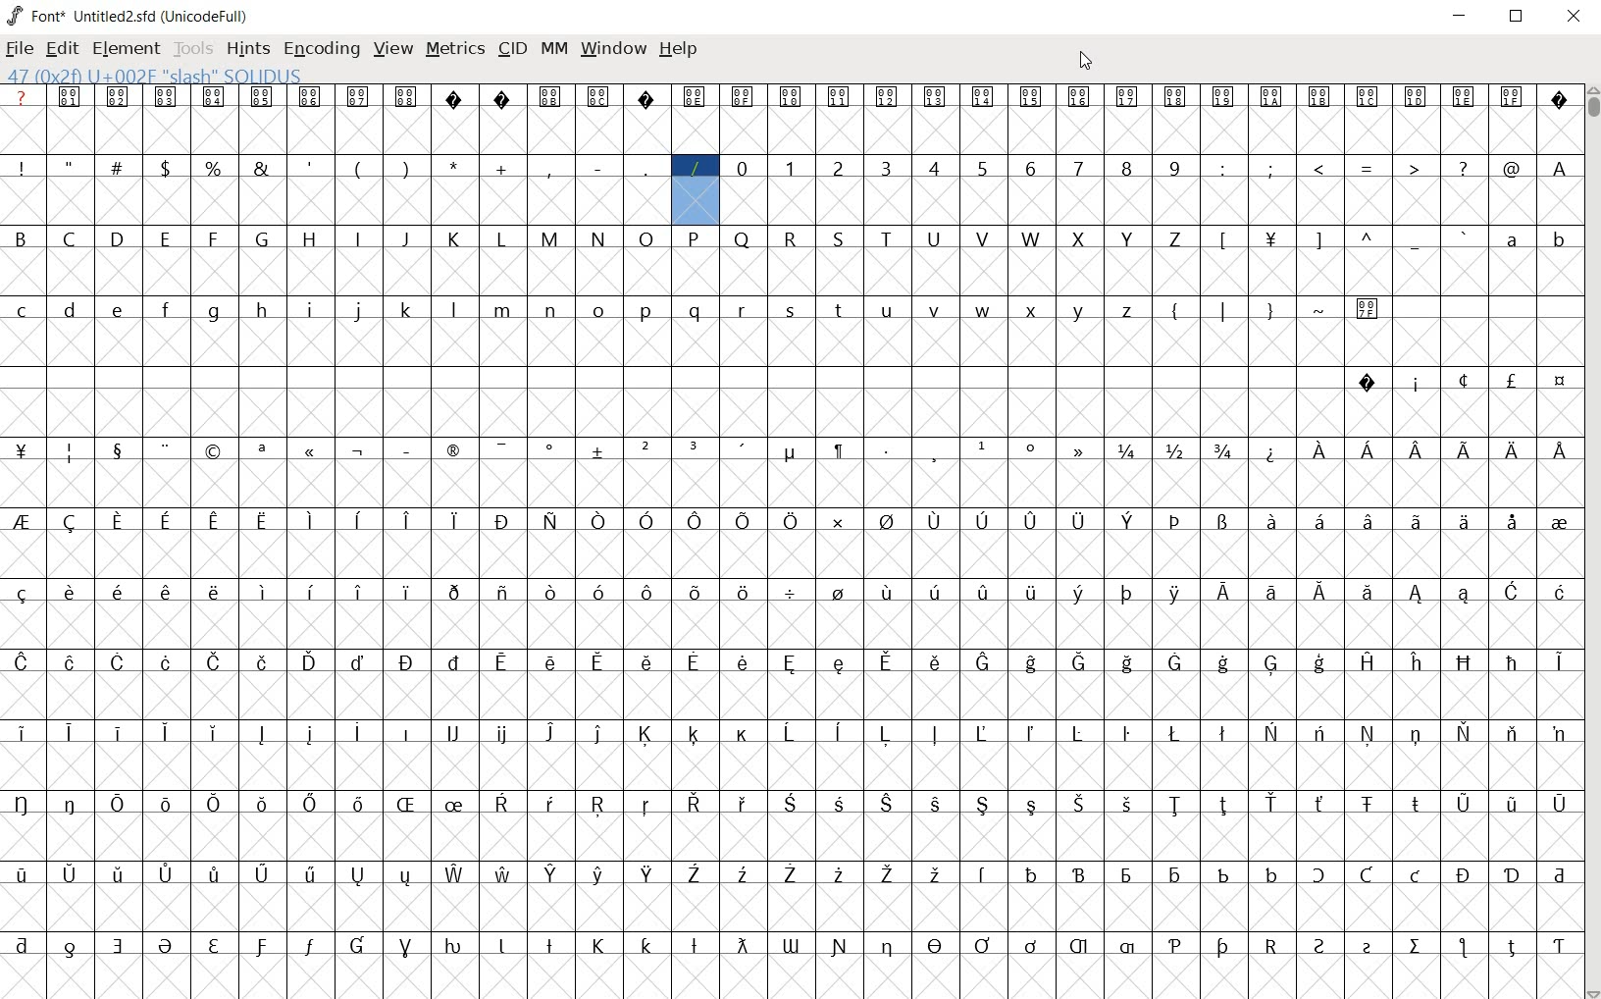 This screenshot has height=999, width=1601. Describe the element at coordinates (215, 733) in the screenshot. I see `glyph` at that location.